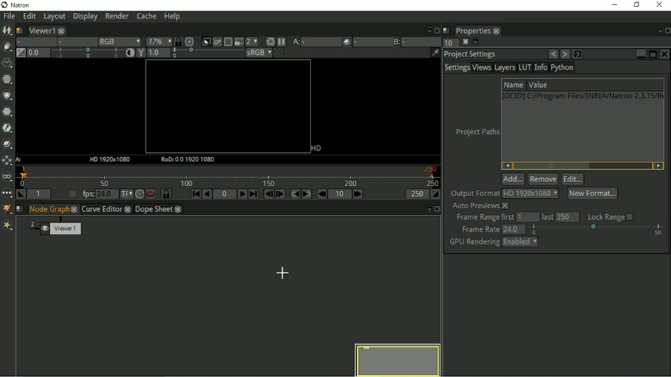 The image size is (671, 377). Describe the element at coordinates (436, 29) in the screenshot. I see `Close` at that location.